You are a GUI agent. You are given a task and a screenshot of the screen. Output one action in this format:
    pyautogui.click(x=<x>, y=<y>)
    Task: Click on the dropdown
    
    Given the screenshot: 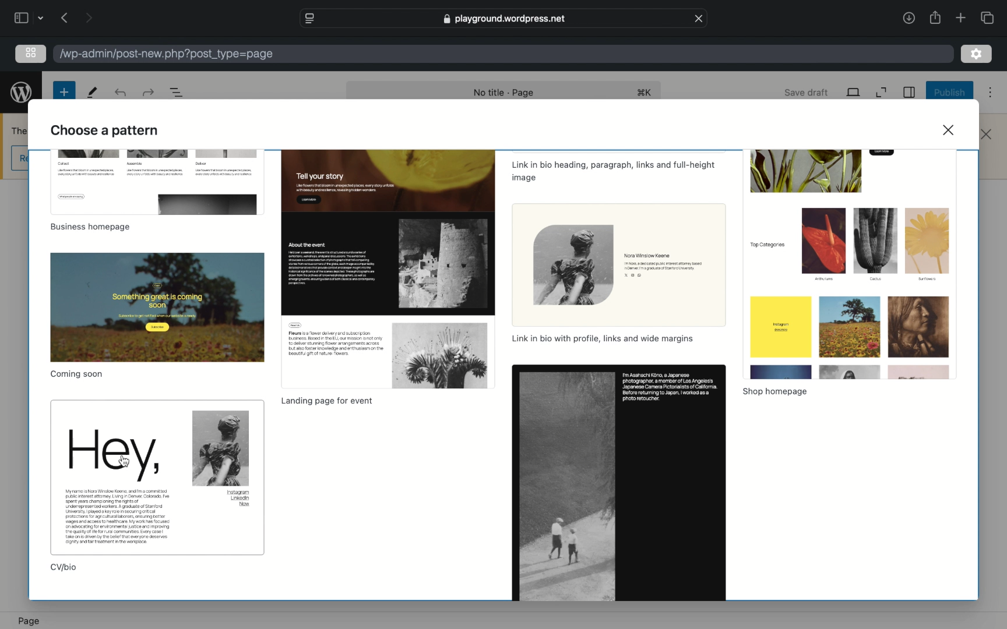 What is the action you would take?
    pyautogui.click(x=41, y=17)
    